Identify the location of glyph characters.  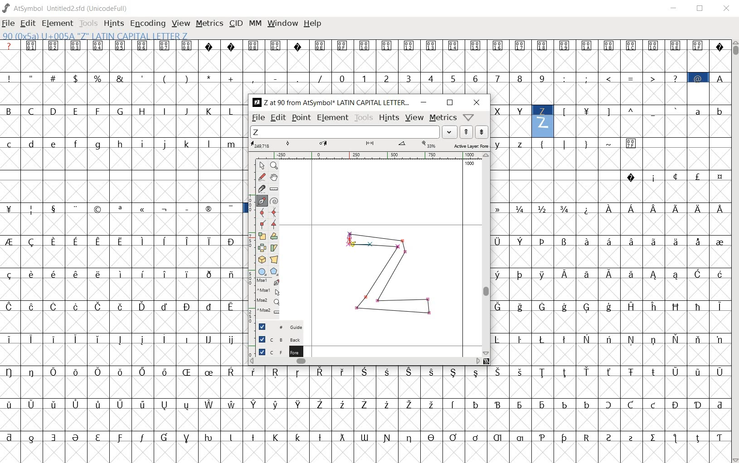
(487, 415).